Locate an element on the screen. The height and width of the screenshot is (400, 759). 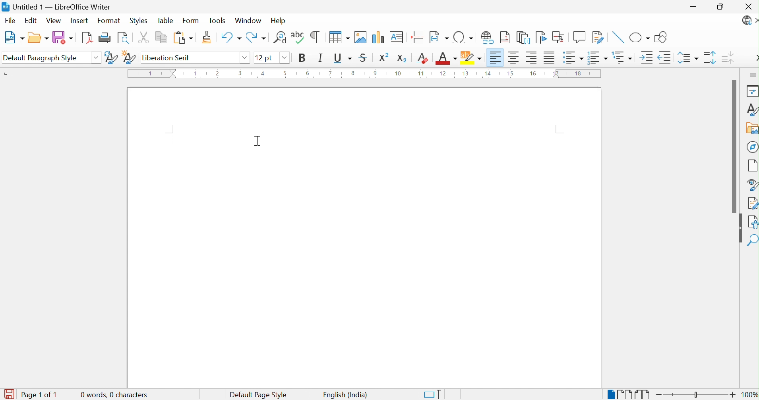
Insert Chart is located at coordinates (378, 37).